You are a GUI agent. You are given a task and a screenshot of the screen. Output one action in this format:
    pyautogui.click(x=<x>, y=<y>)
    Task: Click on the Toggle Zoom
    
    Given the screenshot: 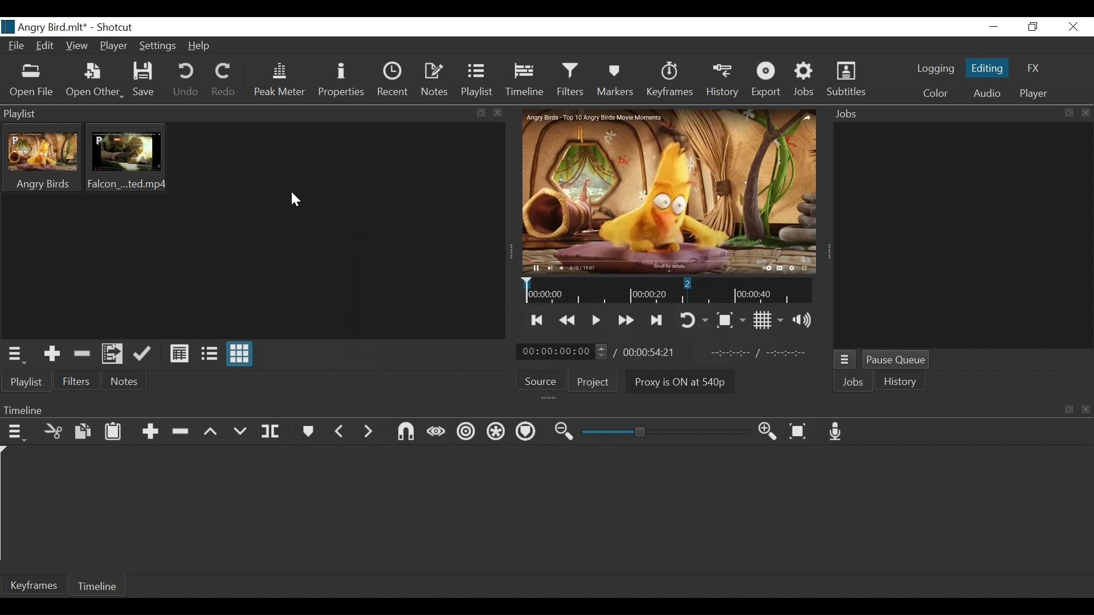 What is the action you would take?
    pyautogui.click(x=729, y=320)
    